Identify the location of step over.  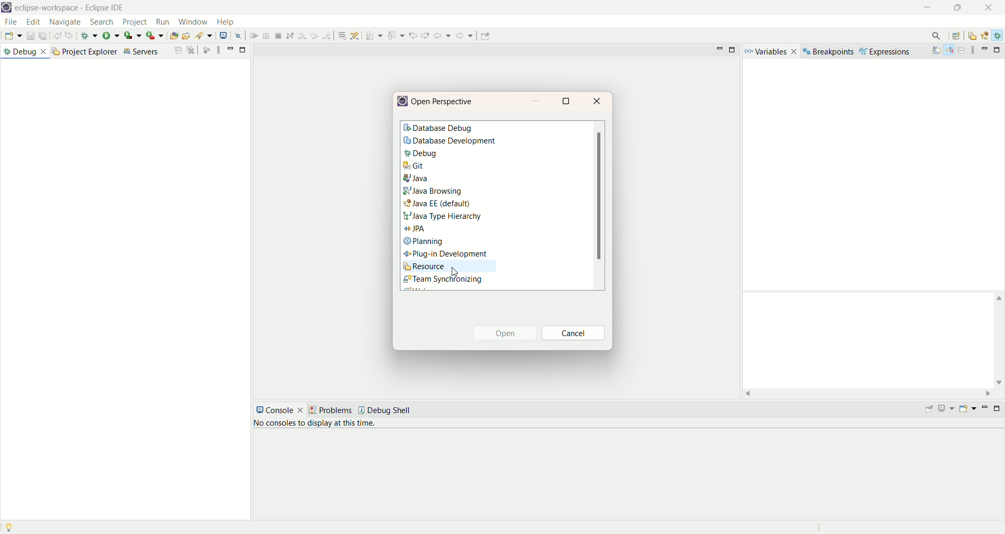
(390, 36).